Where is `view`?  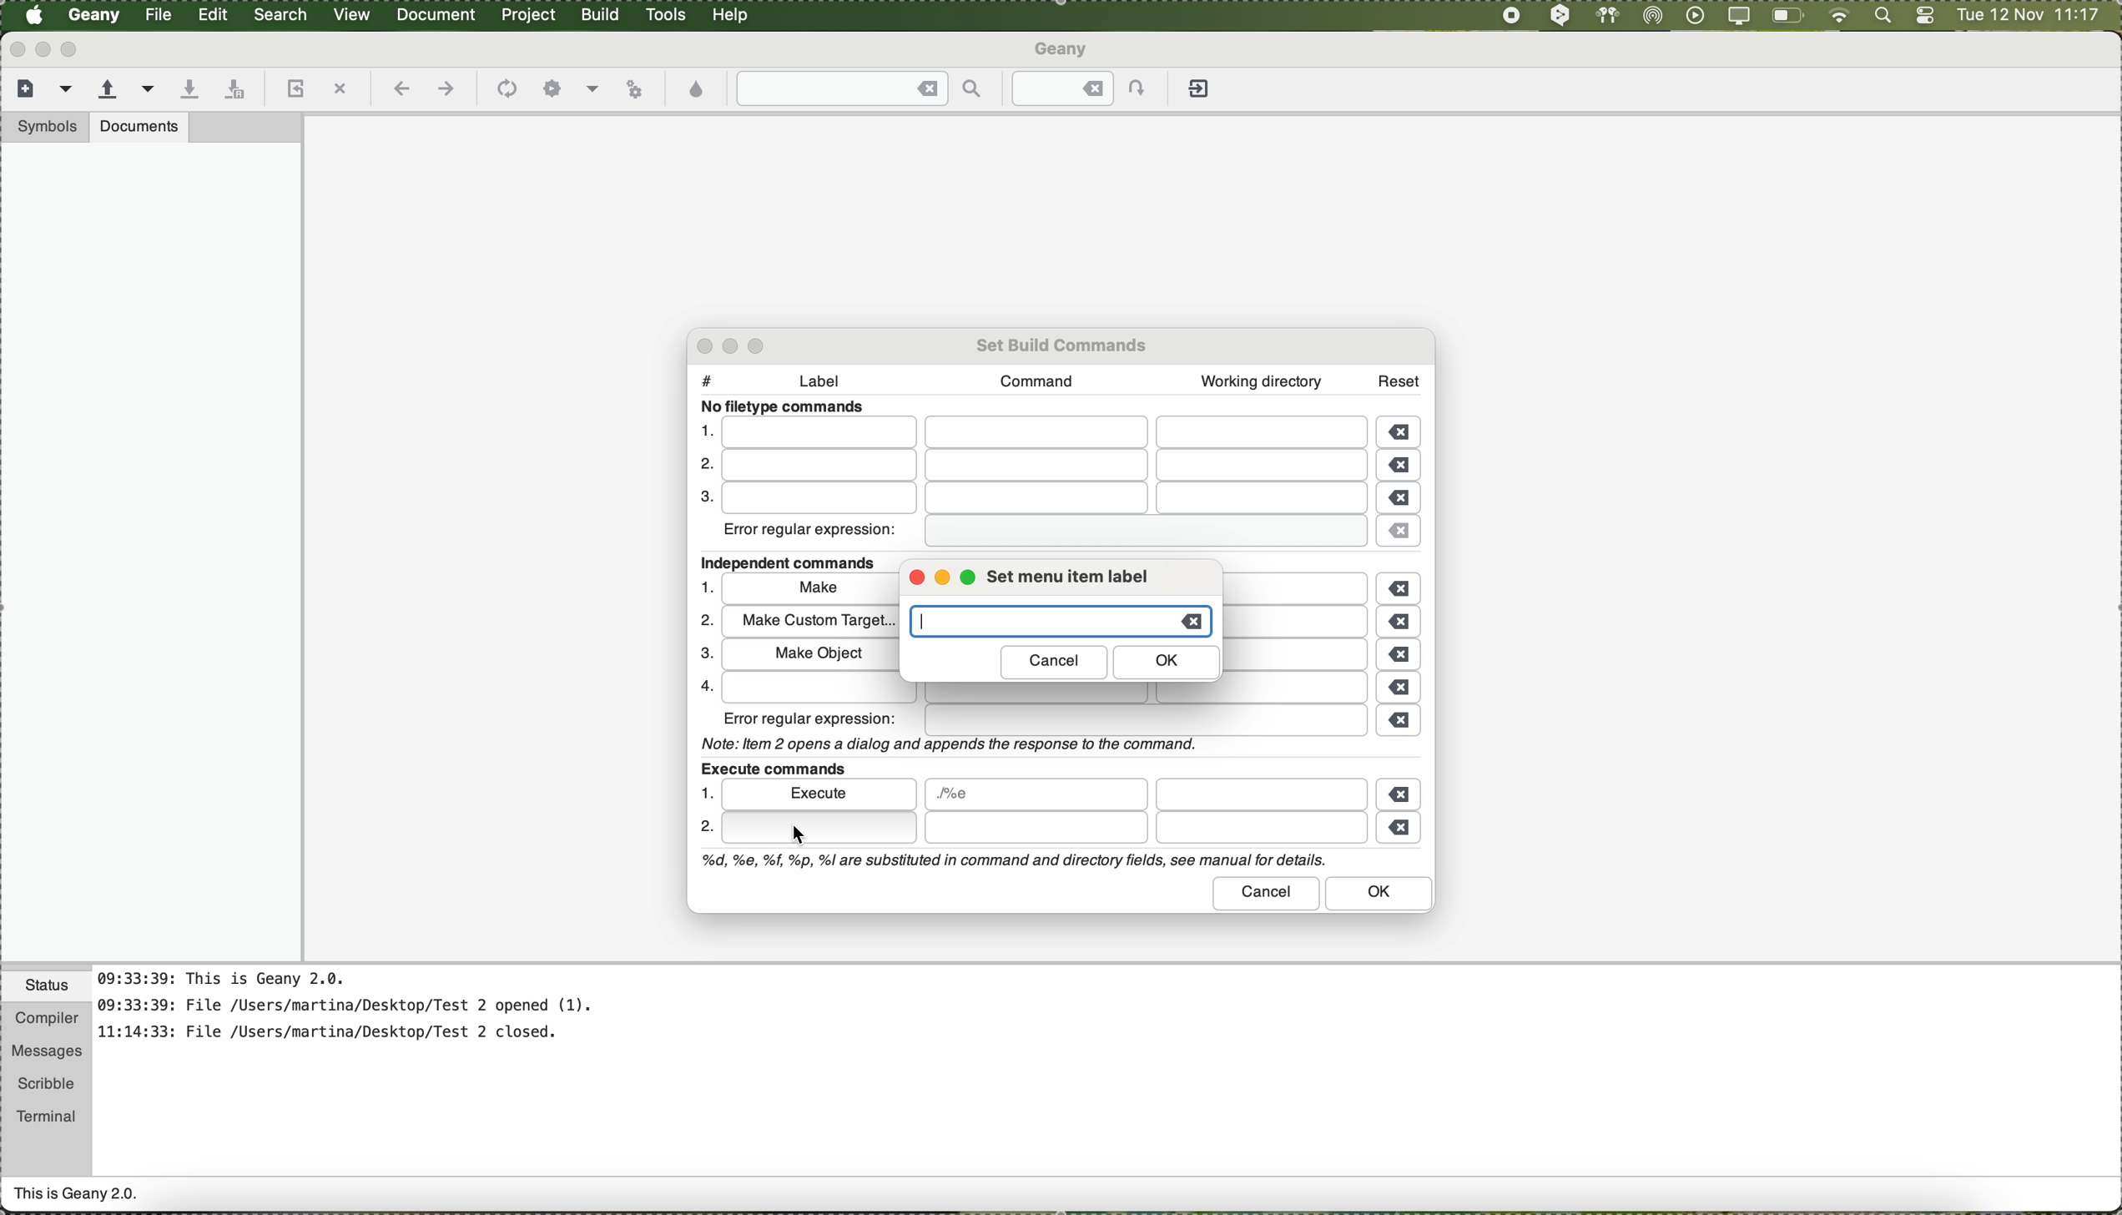 view is located at coordinates (352, 13).